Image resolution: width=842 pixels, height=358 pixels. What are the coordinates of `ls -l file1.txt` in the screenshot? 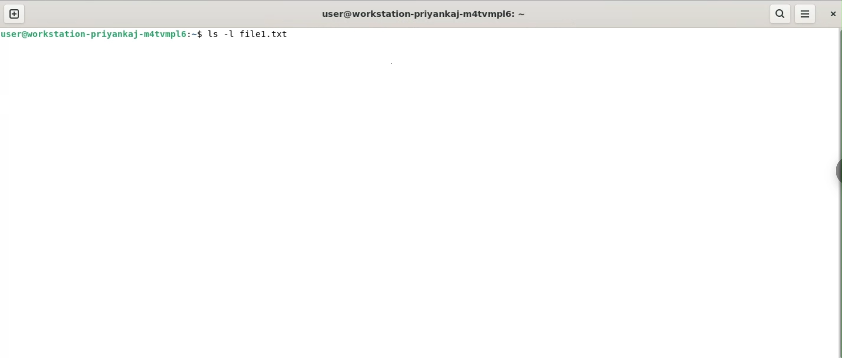 It's located at (249, 34).